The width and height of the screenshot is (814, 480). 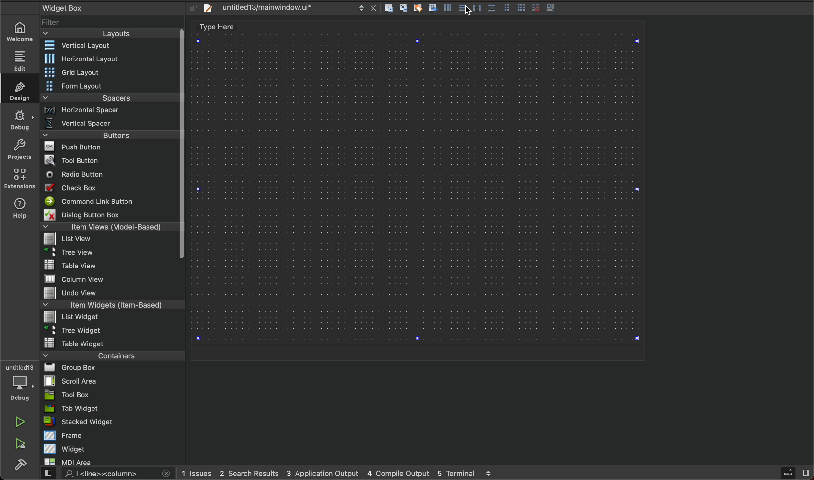 What do you see at coordinates (492, 7) in the screenshot?
I see `` at bounding box center [492, 7].